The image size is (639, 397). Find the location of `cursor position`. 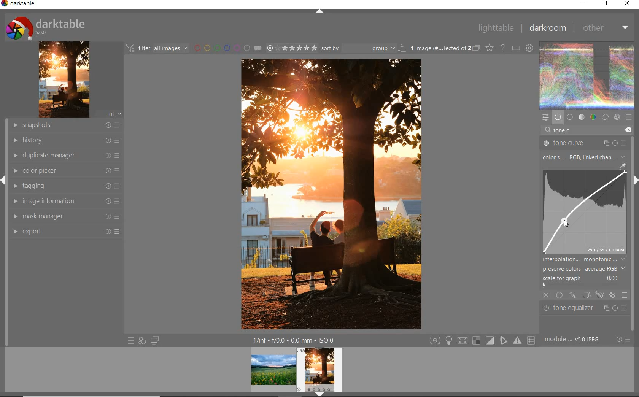

cursor position is located at coordinates (565, 223).